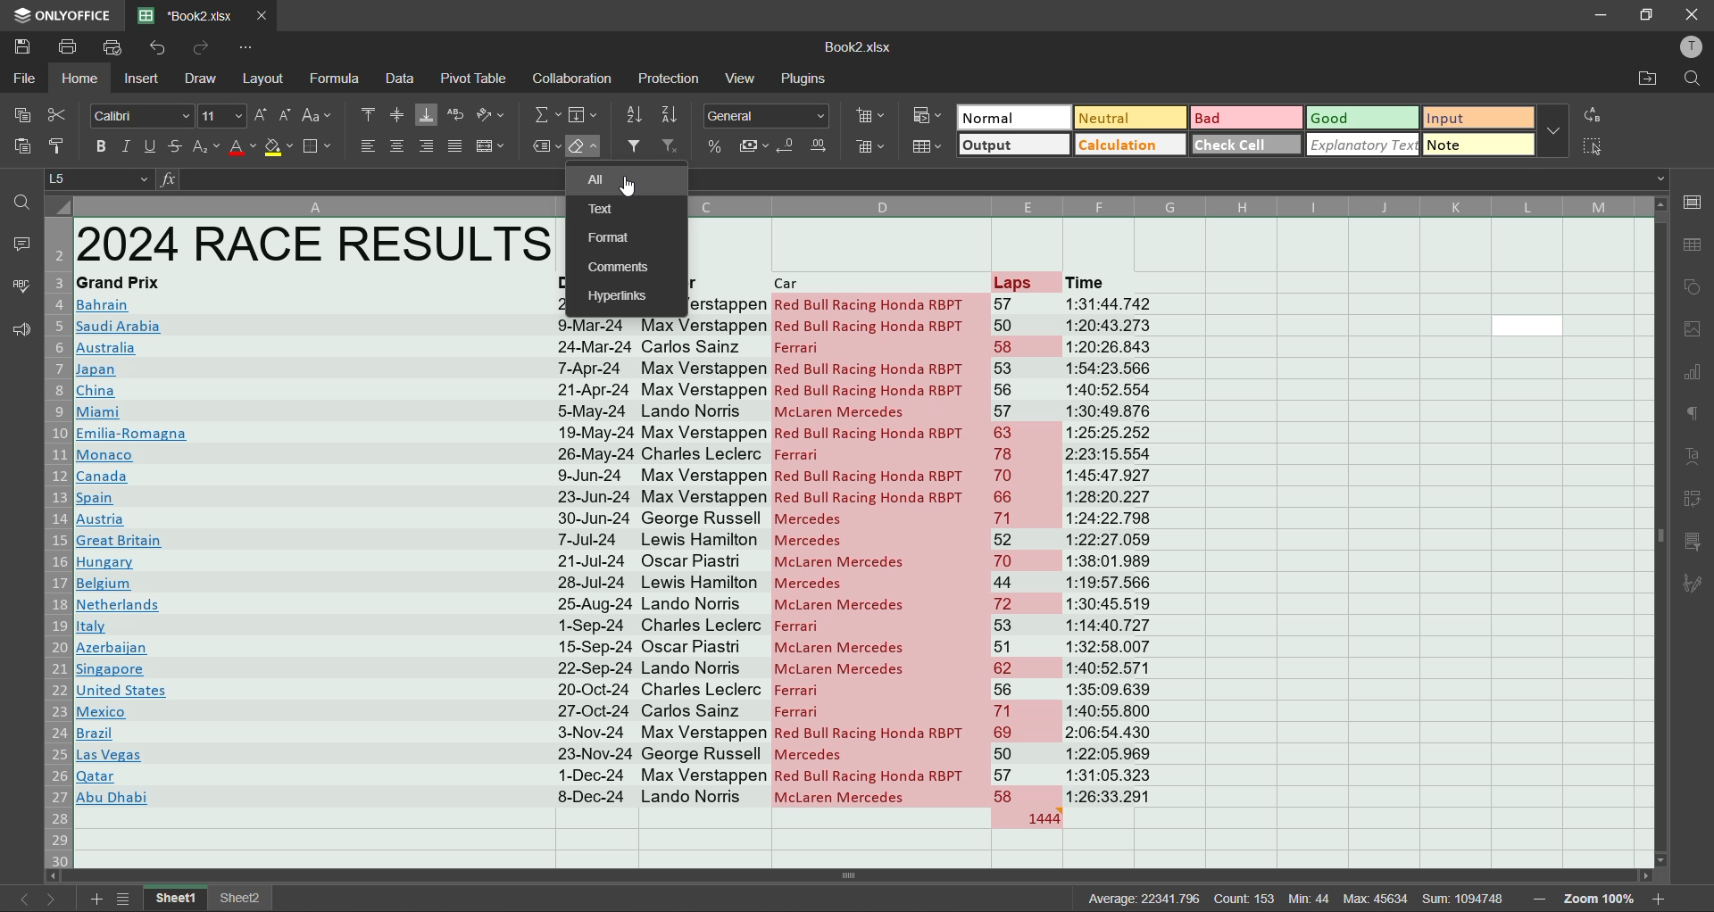  I want to click on delete cells, so click(866, 145).